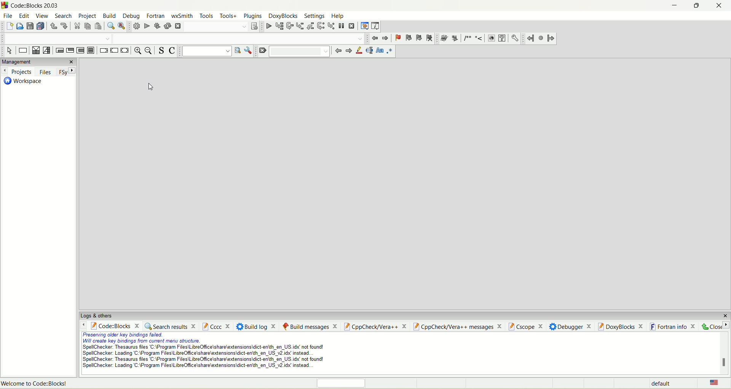 This screenshot has width=731, height=389. I want to click on previous, so click(337, 52).